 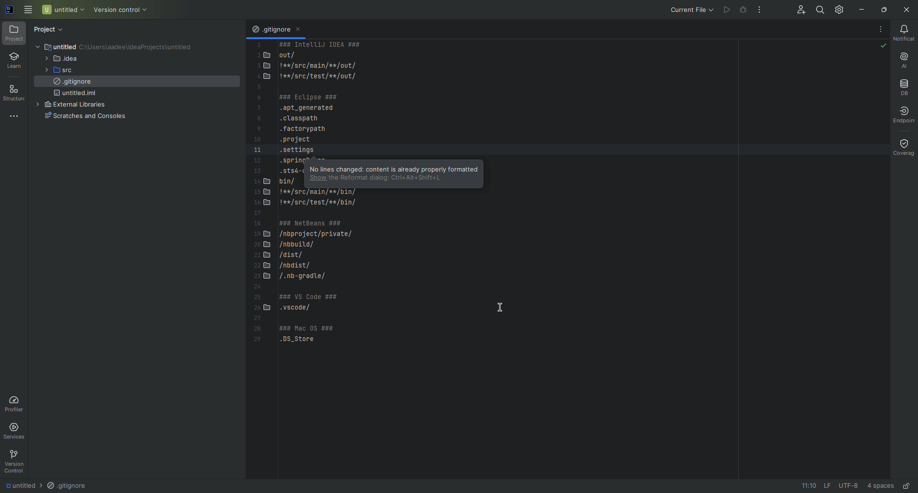 What do you see at coordinates (270, 30) in the screenshot?
I see `.gitgmore` at bounding box center [270, 30].